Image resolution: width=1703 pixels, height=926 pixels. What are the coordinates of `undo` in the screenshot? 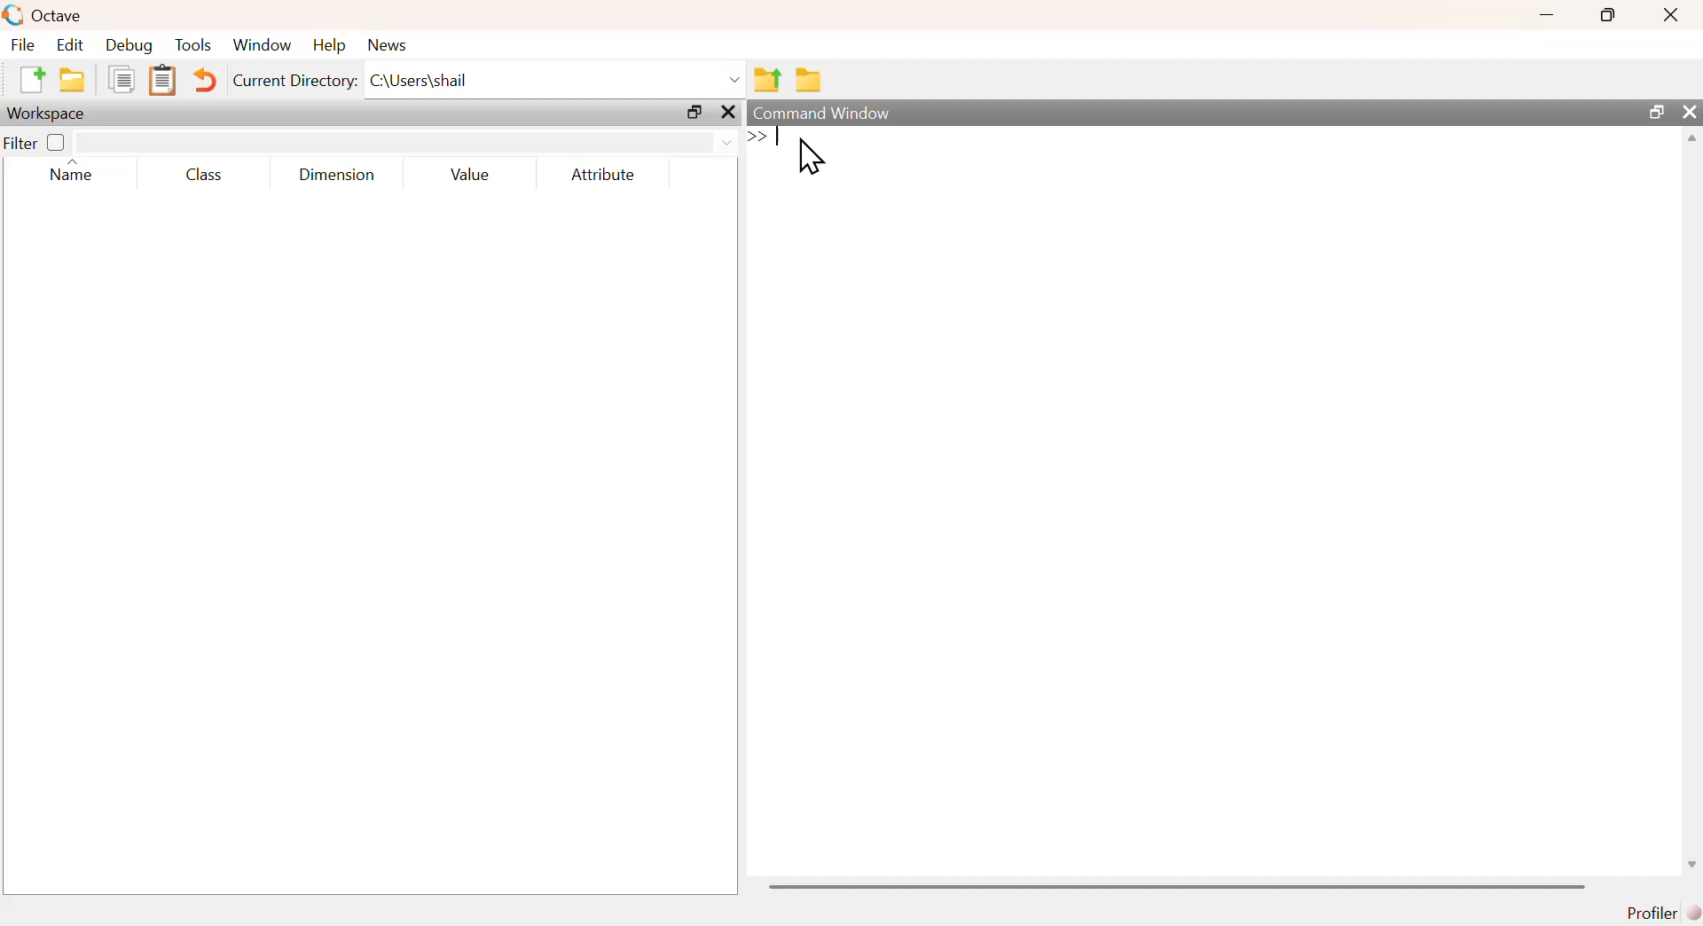 It's located at (206, 83).